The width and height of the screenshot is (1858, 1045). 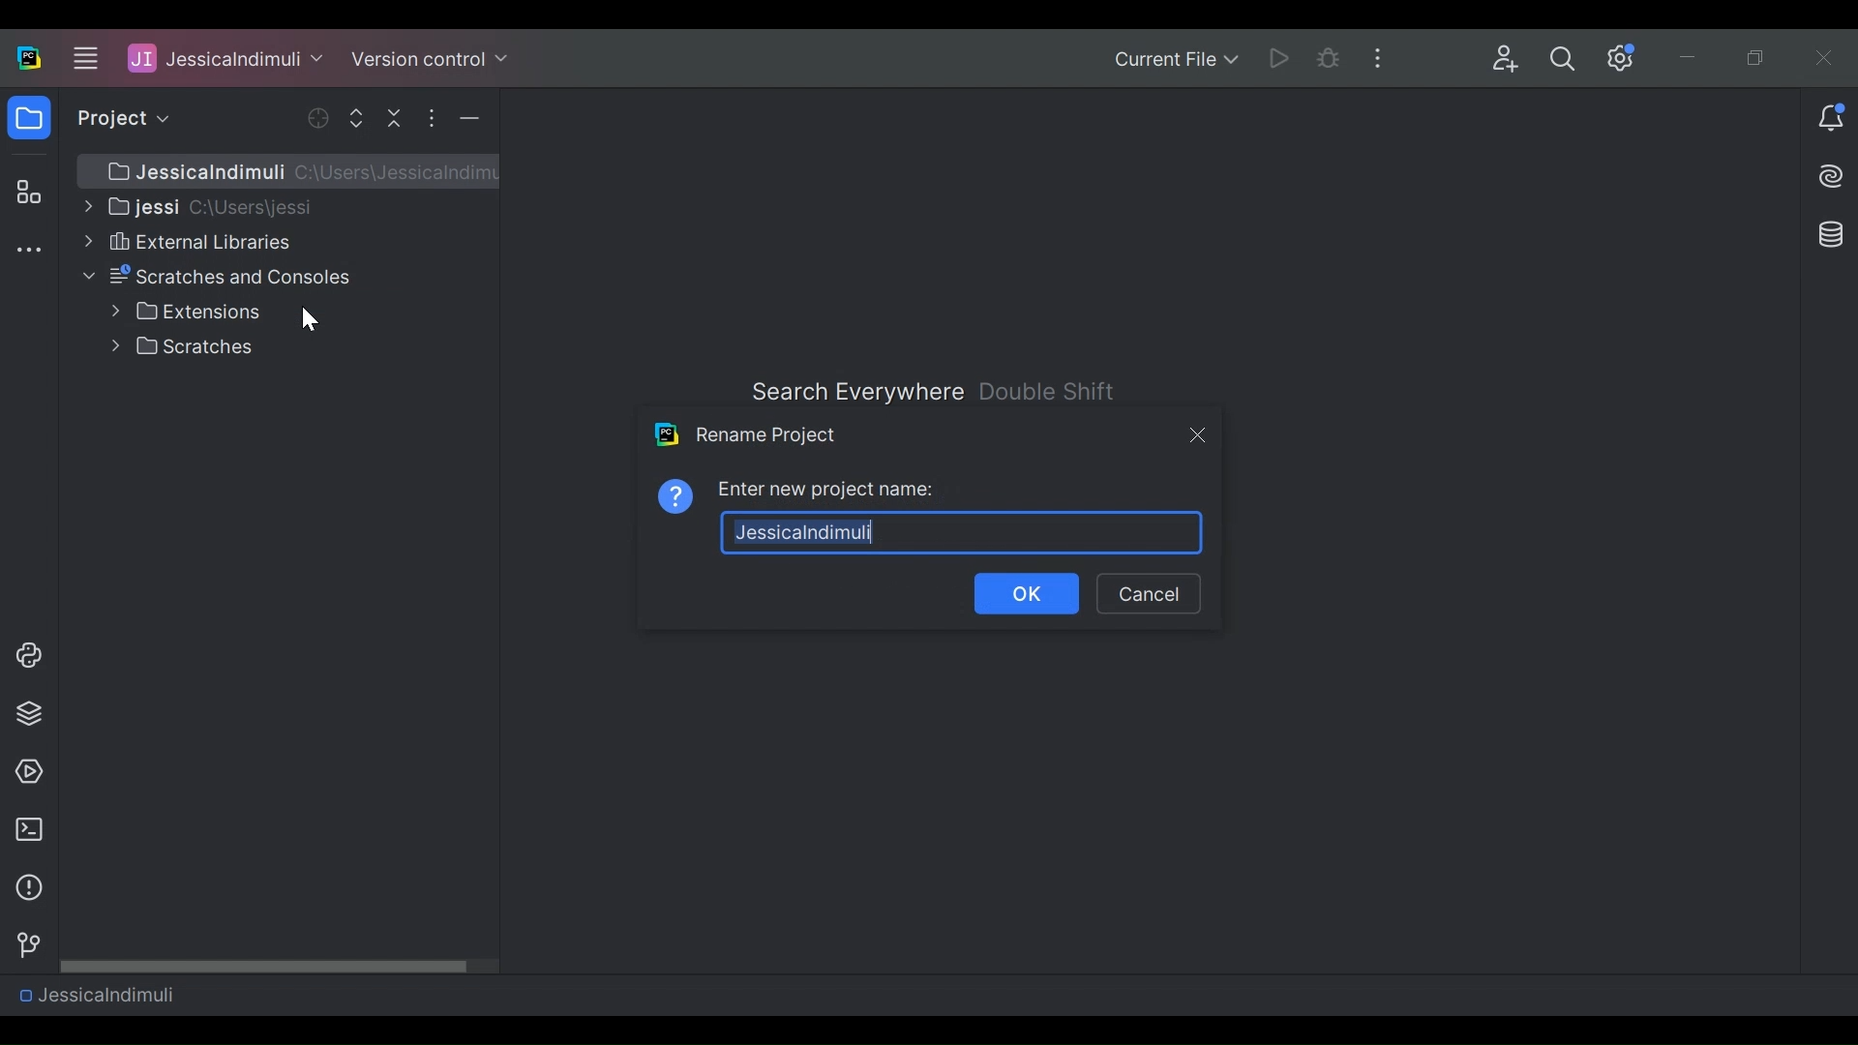 I want to click on Structure, so click(x=25, y=194).